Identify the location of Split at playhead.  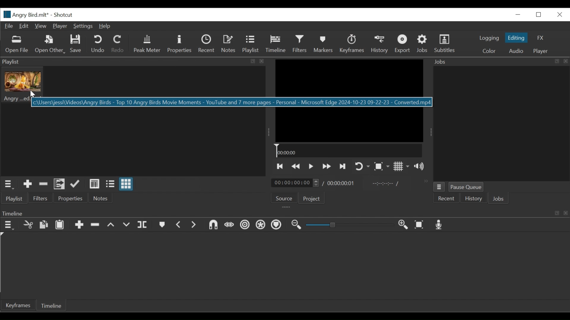
(144, 225).